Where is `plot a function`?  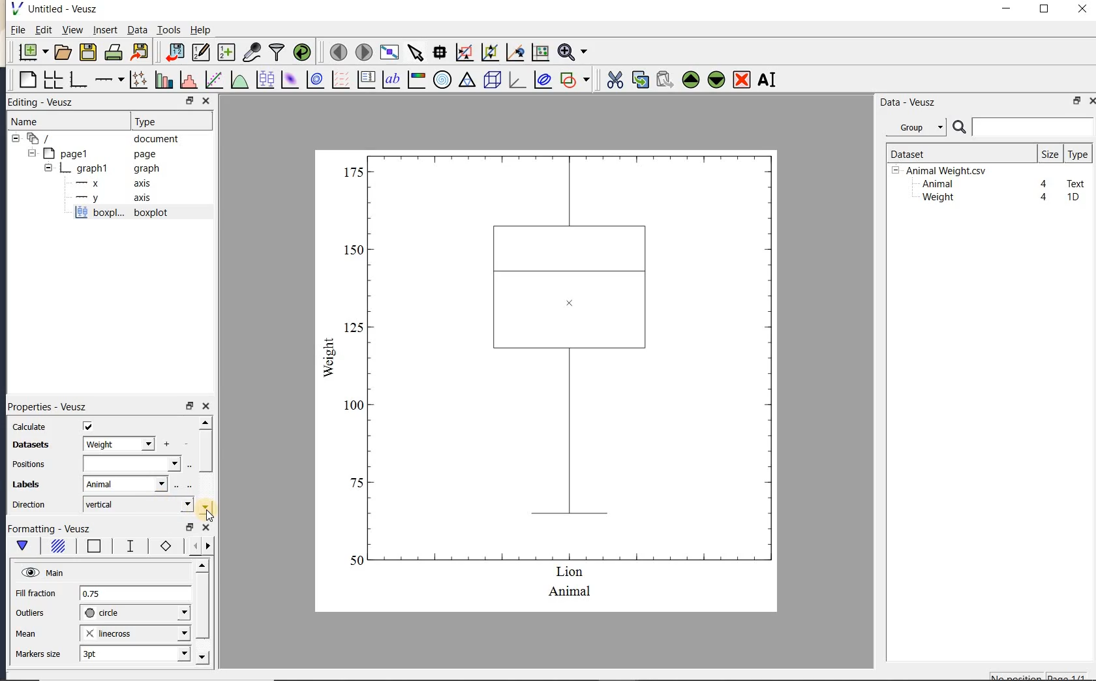
plot a function is located at coordinates (239, 82).